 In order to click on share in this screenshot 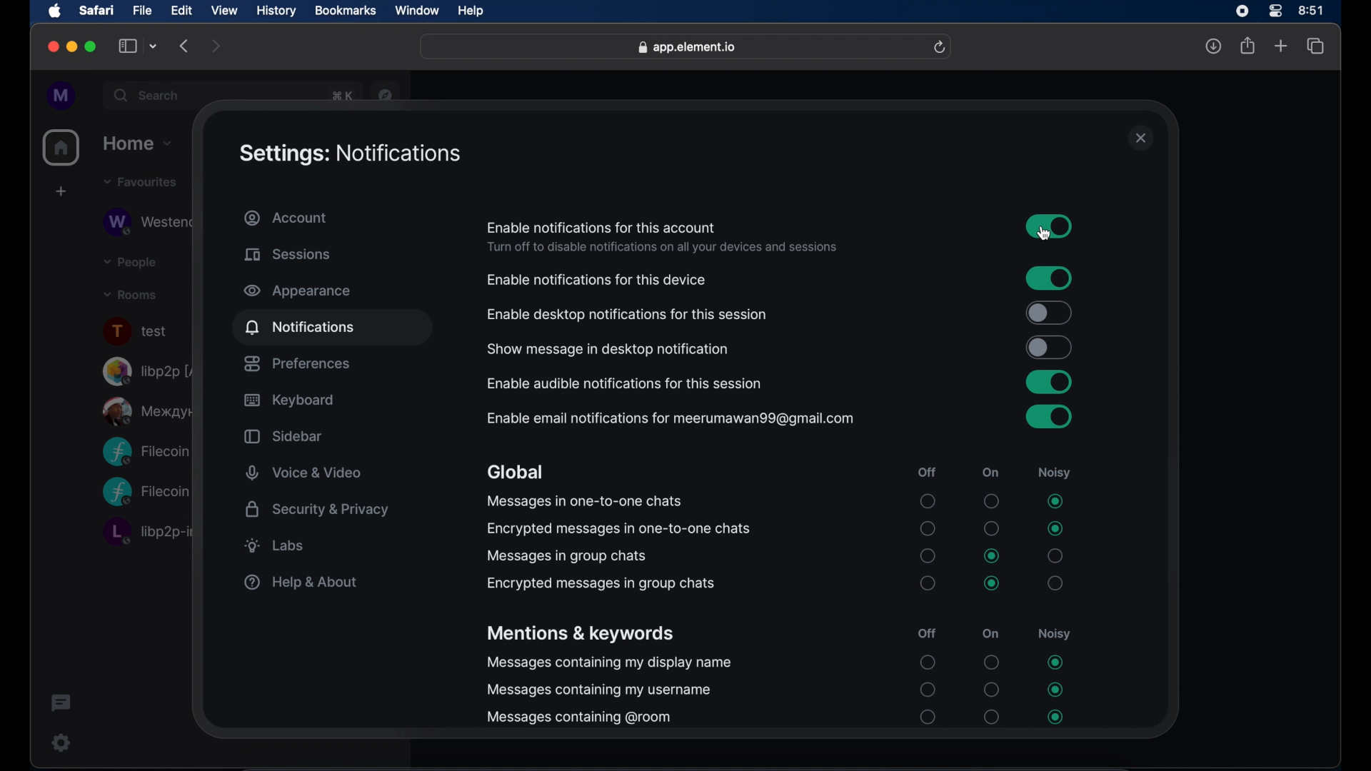, I will do `click(1249, 46)`.